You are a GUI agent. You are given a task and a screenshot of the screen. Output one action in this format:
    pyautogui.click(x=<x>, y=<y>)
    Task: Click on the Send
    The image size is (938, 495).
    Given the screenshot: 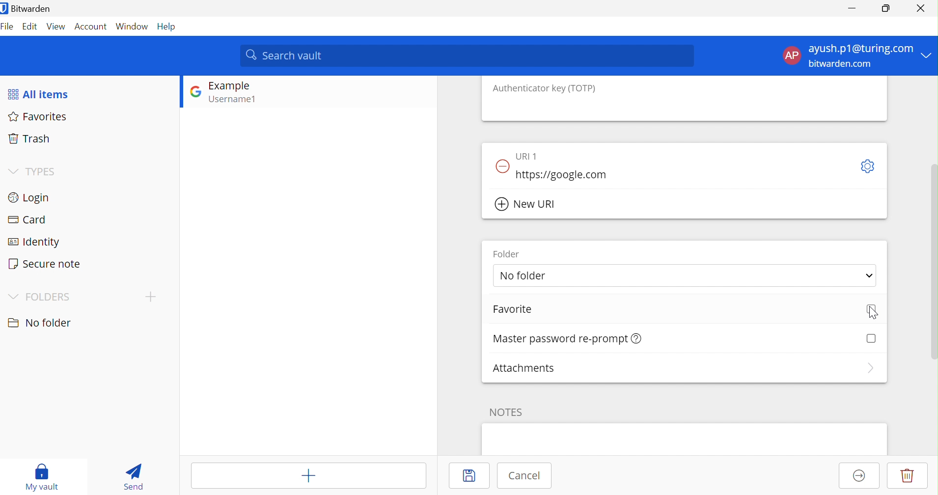 What is the action you would take?
    pyautogui.click(x=131, y=475)
    